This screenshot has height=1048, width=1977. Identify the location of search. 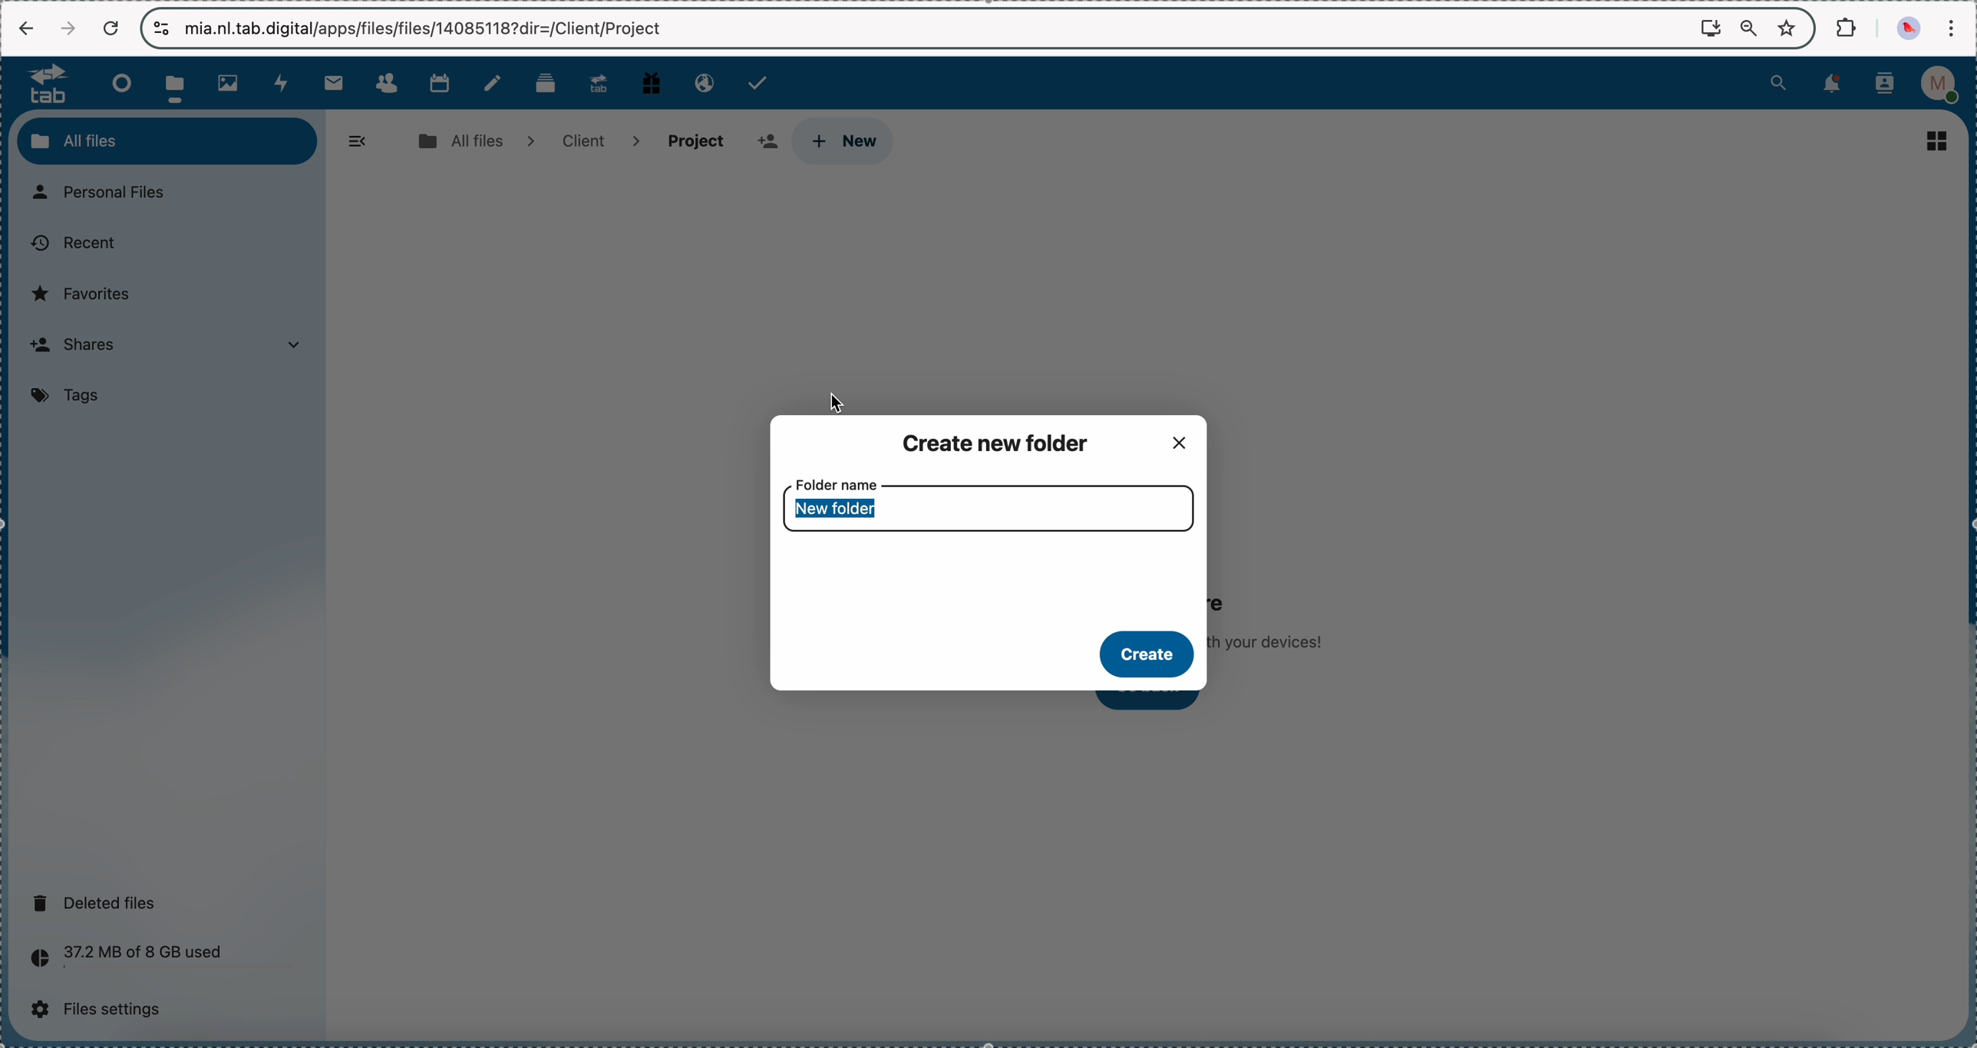
(1778, 81).